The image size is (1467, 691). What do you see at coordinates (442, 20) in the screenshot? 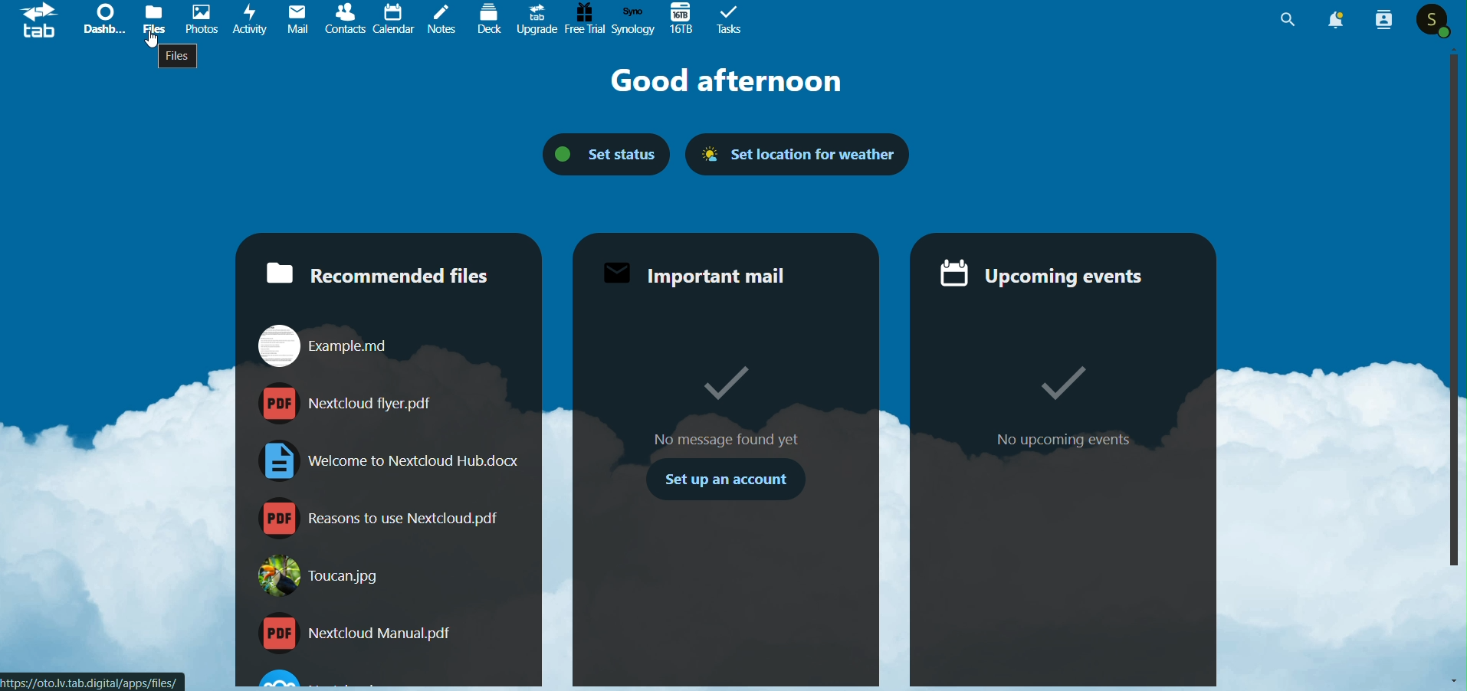
I see `Notes` at bounding box center [442, 20].